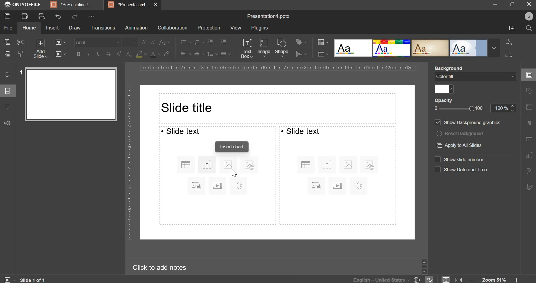  What do you see at coordinates (157, 4) in the screenshot?
I see `close presentation4` at bounding box center [157, 4].